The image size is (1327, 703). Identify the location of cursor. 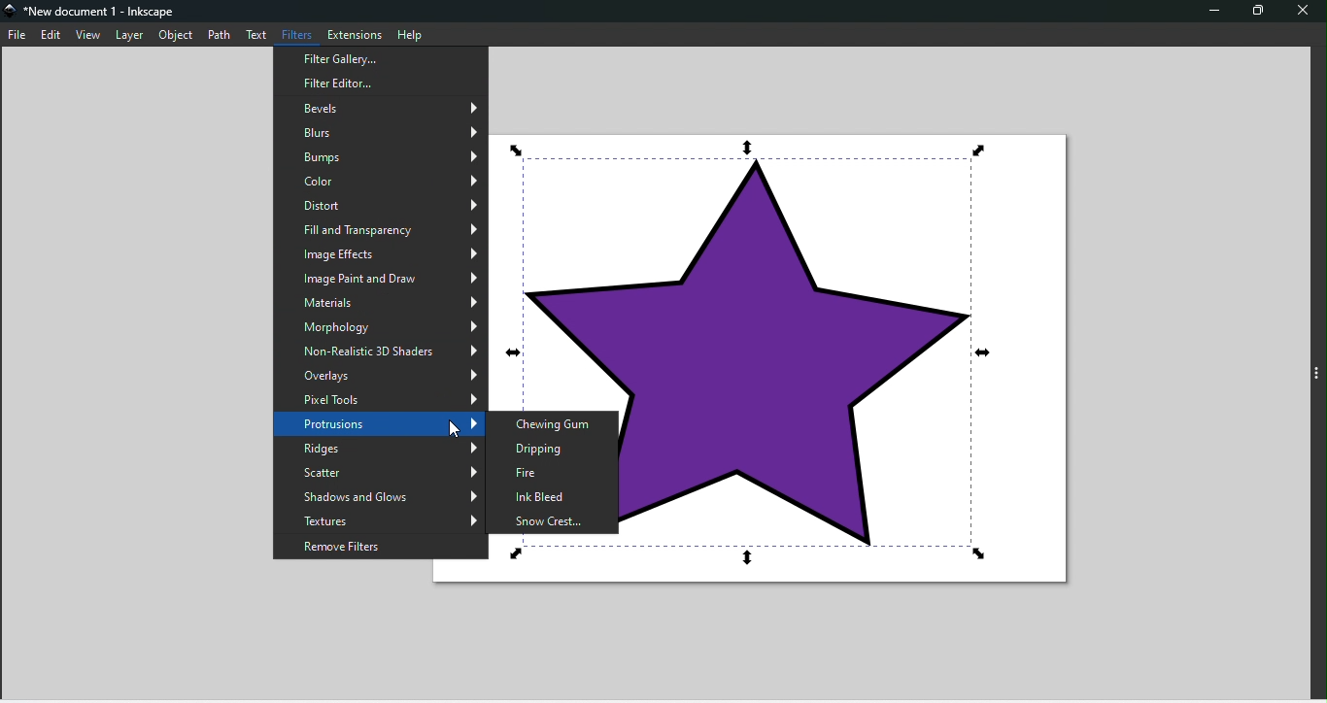
(458, 428).